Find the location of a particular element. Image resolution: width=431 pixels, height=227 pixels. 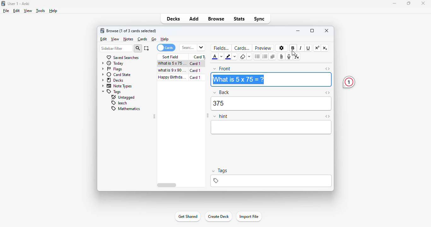

toggle sidebar is located at coordinates (207, 116).